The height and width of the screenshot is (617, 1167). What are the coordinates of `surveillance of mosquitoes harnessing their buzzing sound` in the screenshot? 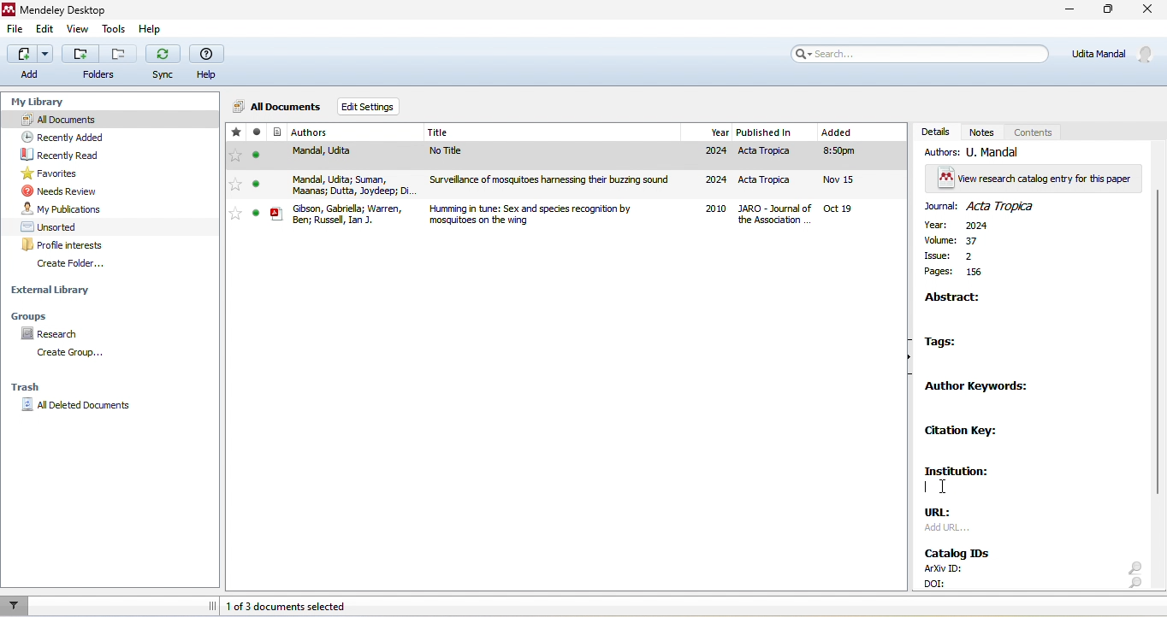 It's located at (555, 183).